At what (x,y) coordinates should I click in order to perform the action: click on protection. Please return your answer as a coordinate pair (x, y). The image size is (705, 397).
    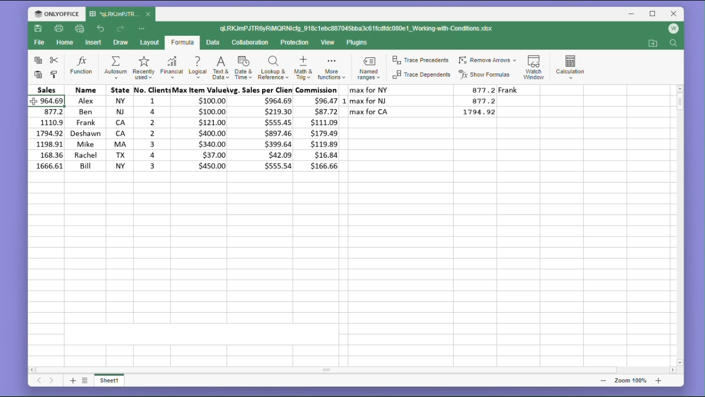
    Looking at the image, I should click on (296, 42).